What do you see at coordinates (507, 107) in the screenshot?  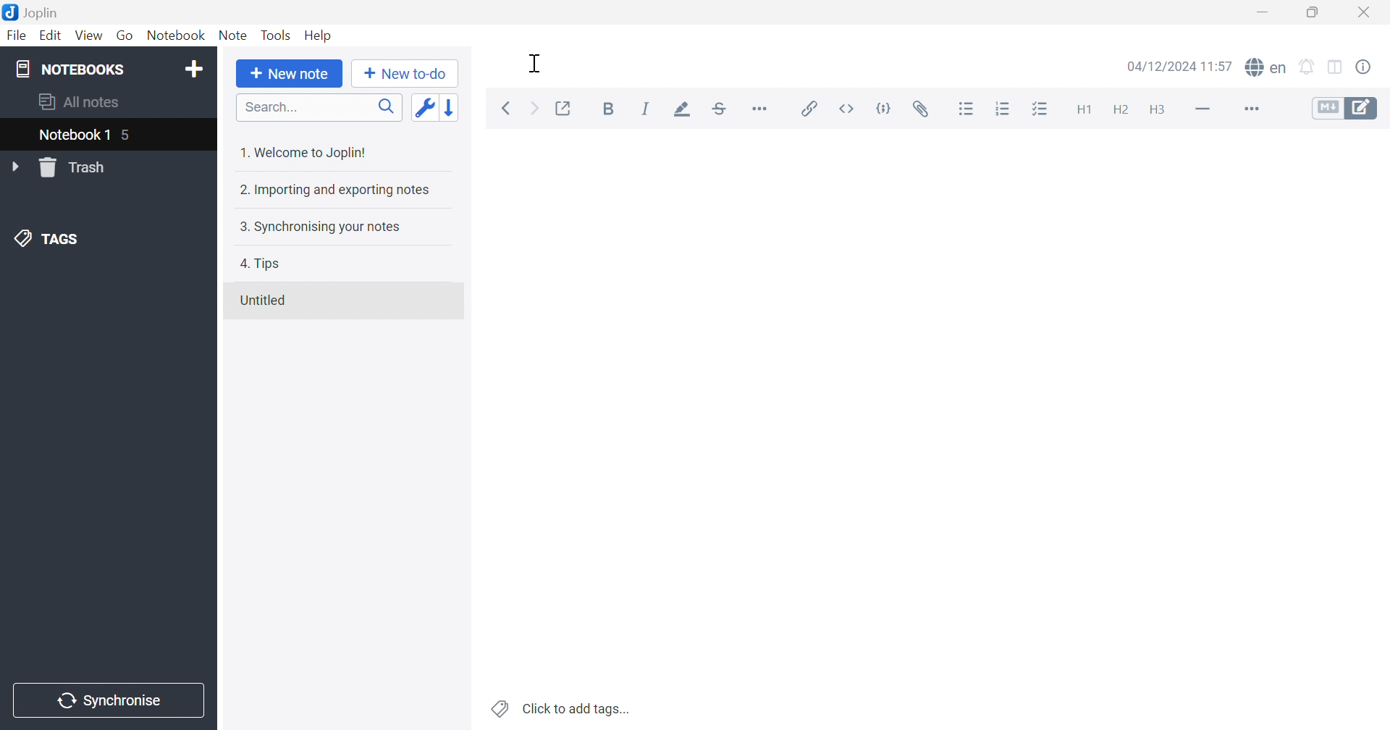 I see `Back` at bounding box center [507, 107].